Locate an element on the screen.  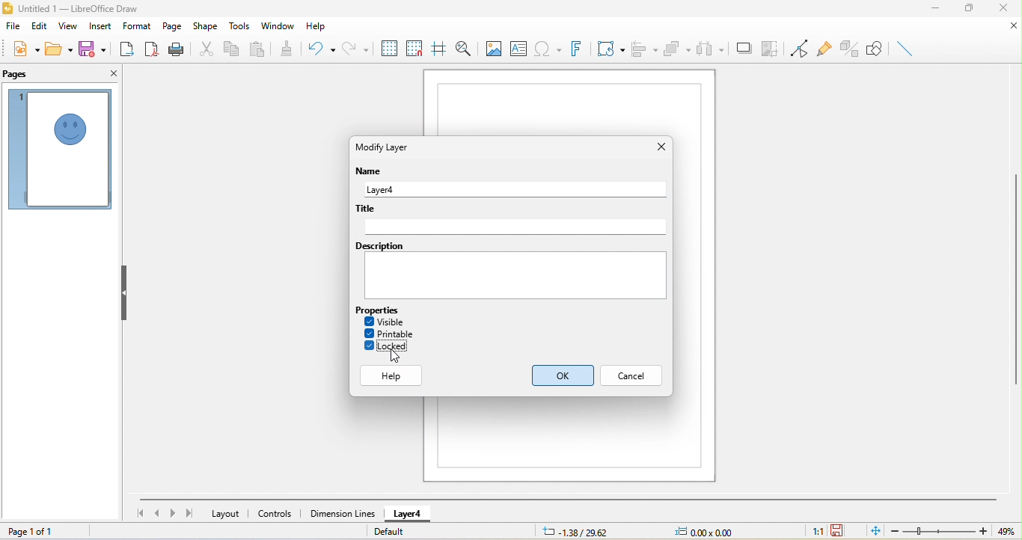
OK is located at coordinates (558, 378).